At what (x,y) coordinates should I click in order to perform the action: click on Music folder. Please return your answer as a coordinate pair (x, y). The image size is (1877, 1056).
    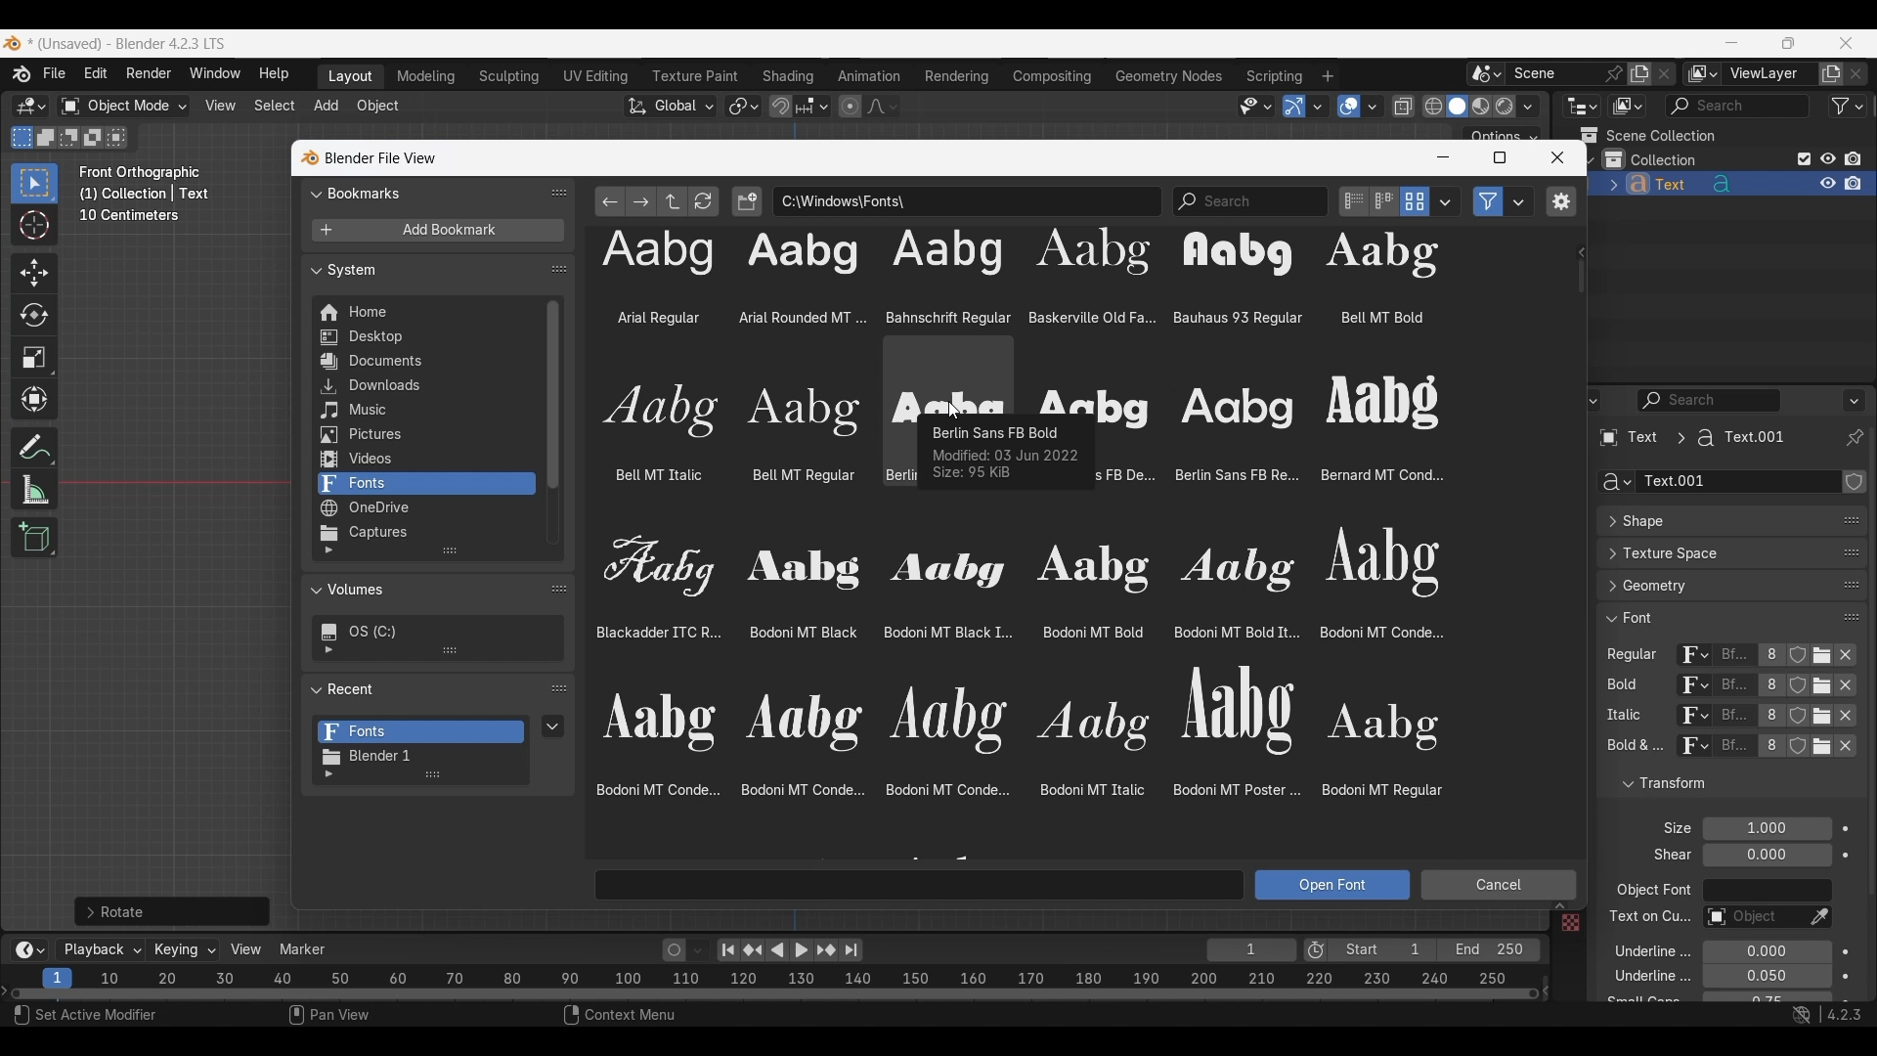
    Looking at the image, I should click on (423, 411).